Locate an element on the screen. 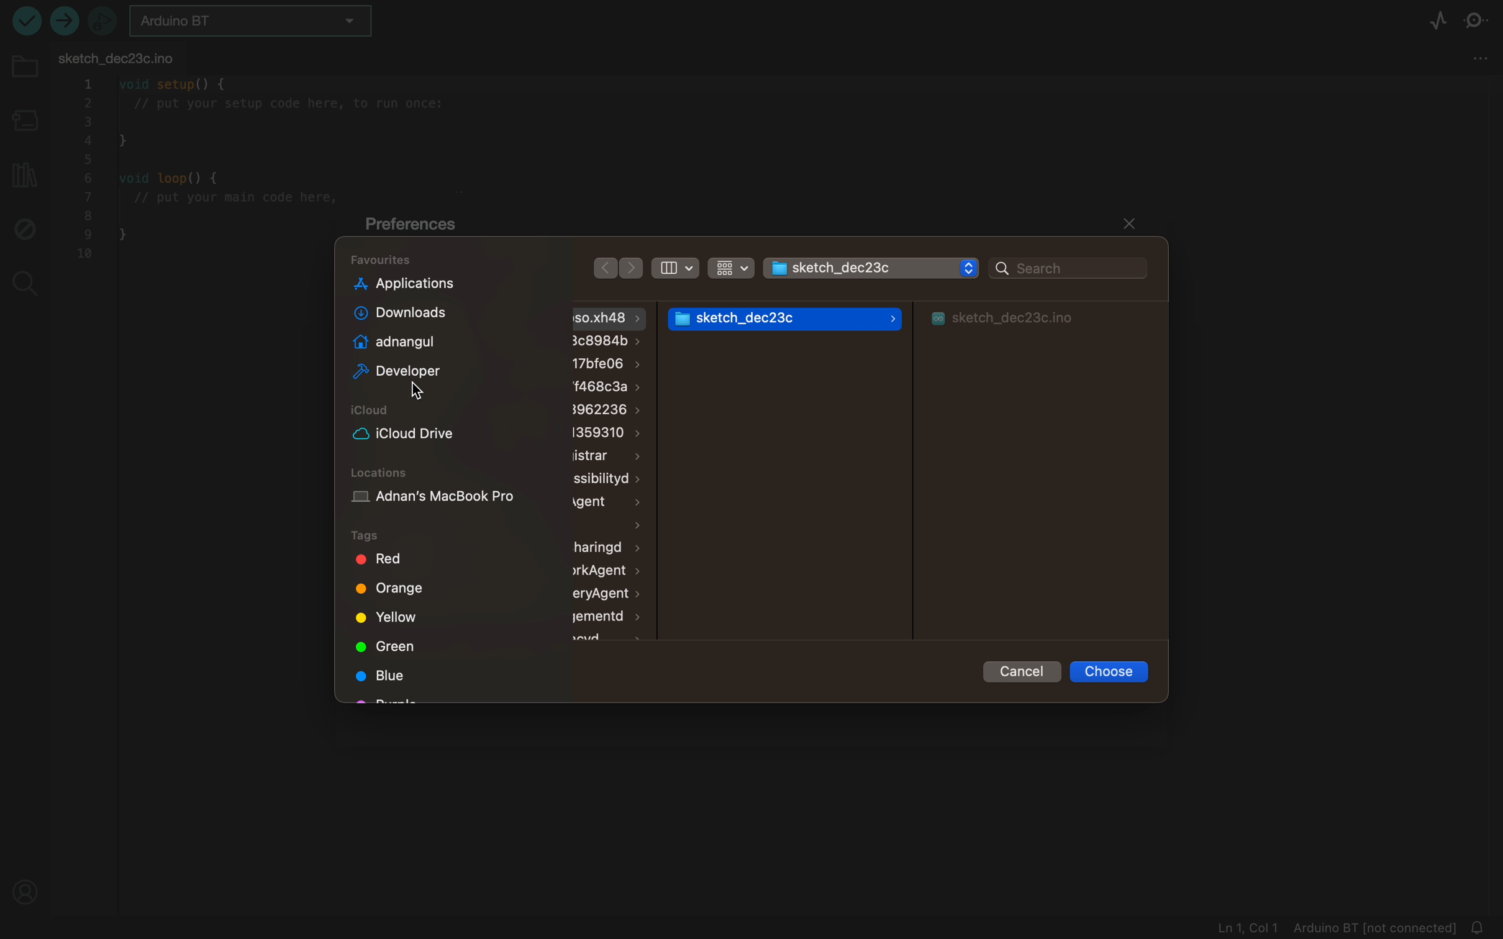  board selector is located at coordinates (251, 24).